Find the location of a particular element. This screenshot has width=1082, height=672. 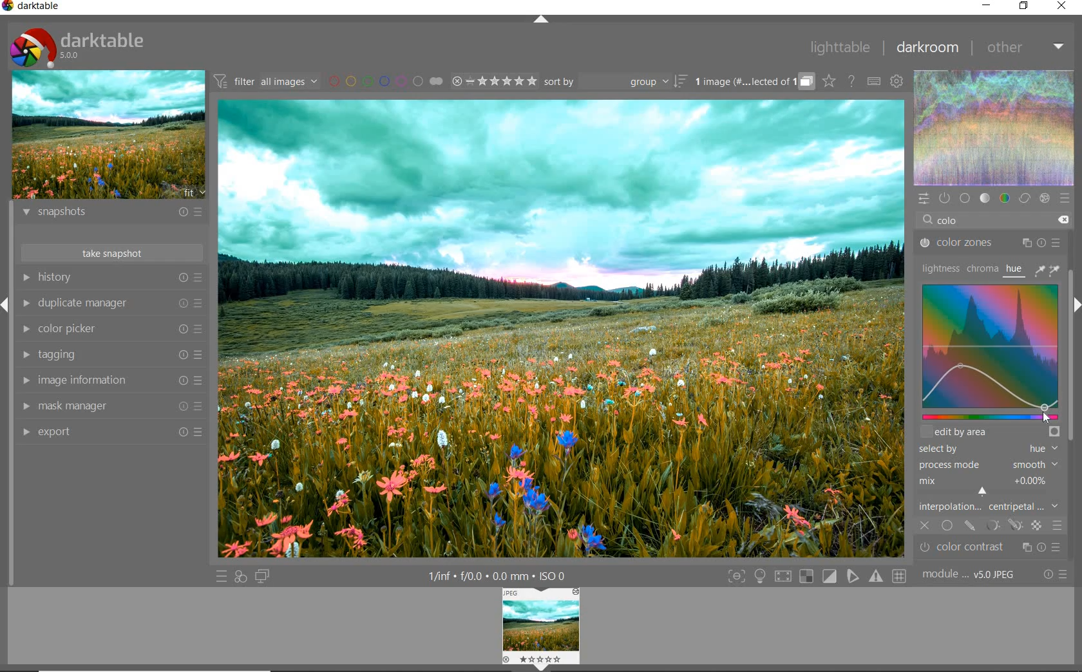

effect is located at coordinates (1044, 199).